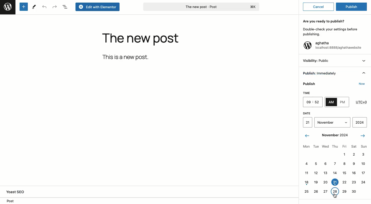 The image size is (371, 204). What do you see at coordinates (317, 61) in the screenshot?
I see `Visibility: Public` at bounding box center [317, 61].